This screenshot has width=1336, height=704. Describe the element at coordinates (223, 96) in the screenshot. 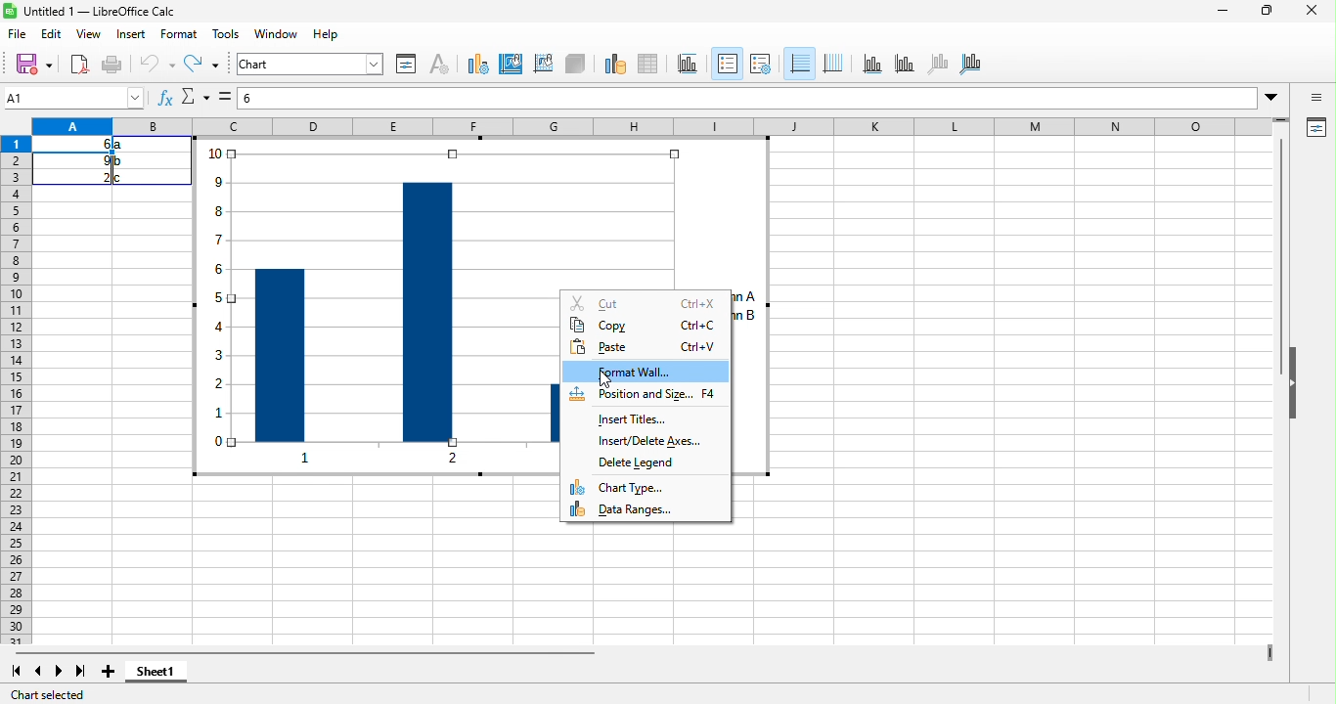

I see `select` at that location.